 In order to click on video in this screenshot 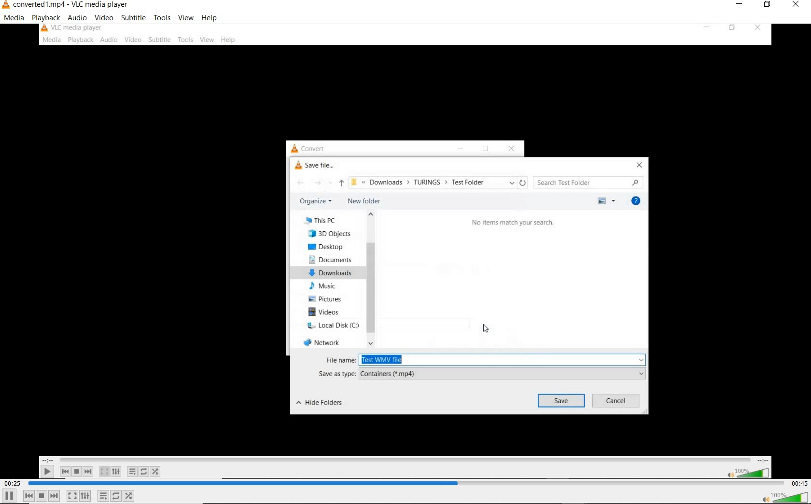, I will do `click(405, 251)`.